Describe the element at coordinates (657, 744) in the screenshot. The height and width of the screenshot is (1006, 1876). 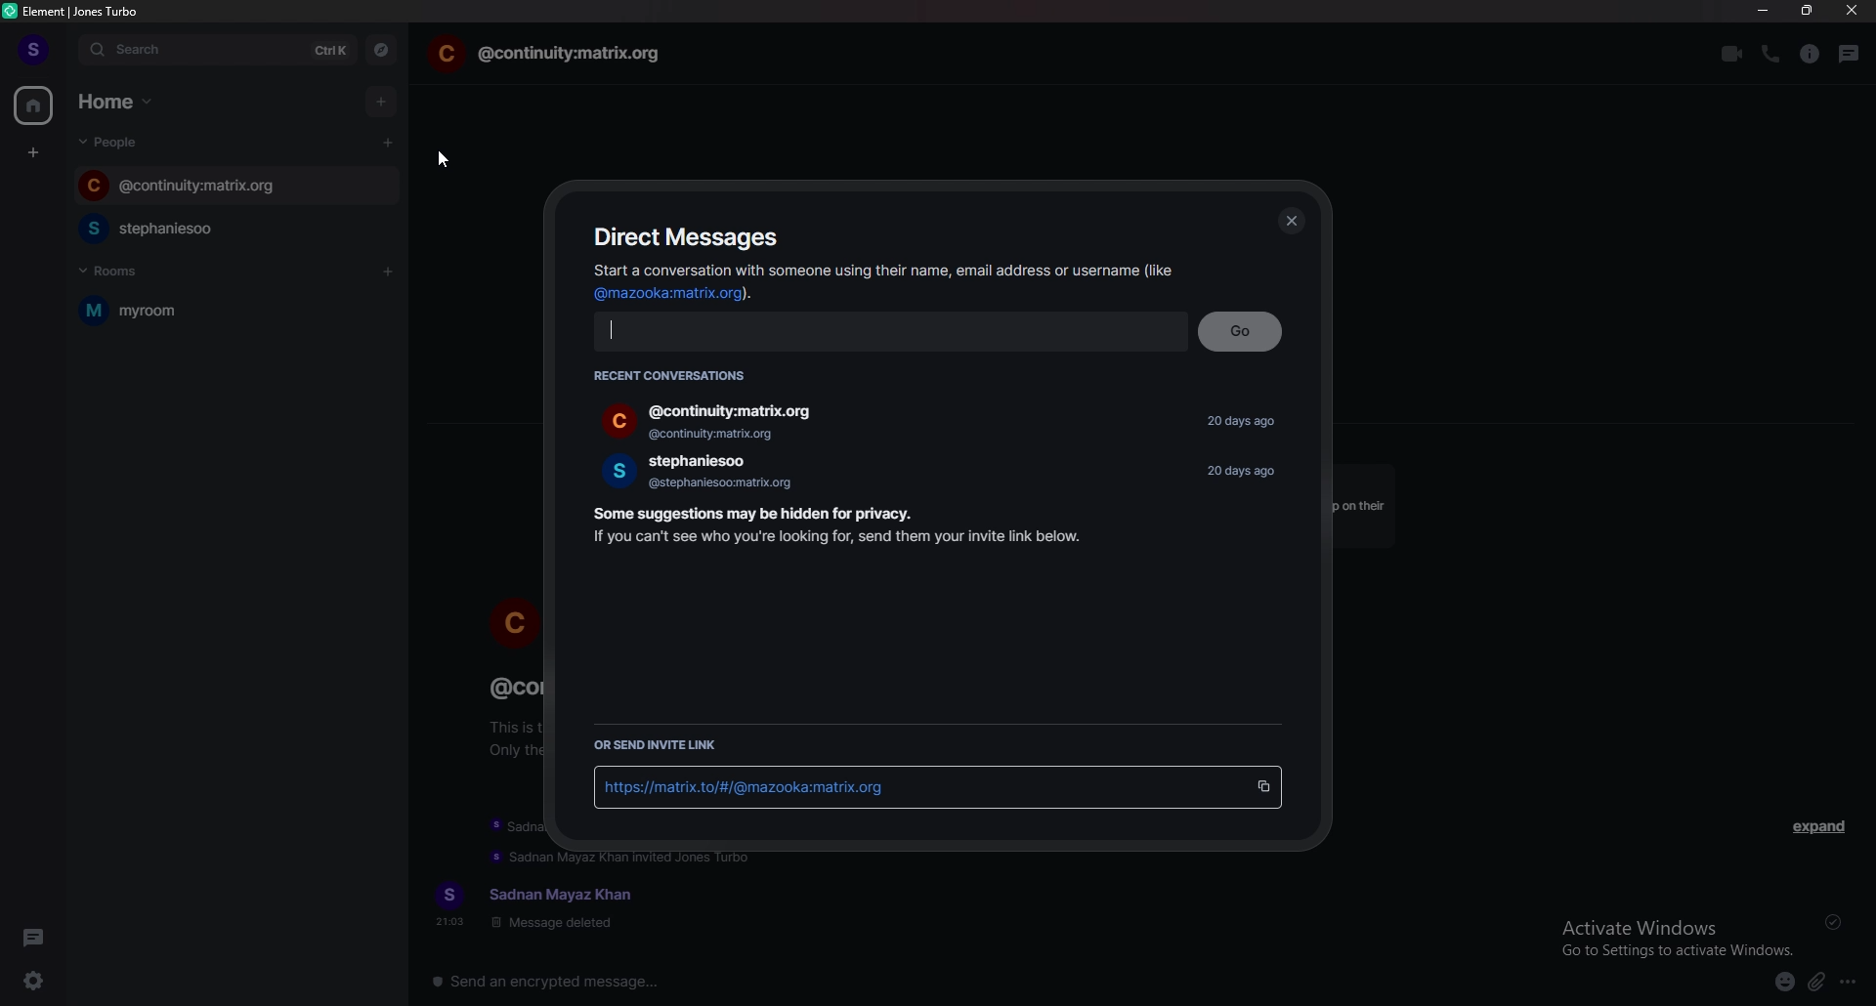
I see `send invite link` at that location.